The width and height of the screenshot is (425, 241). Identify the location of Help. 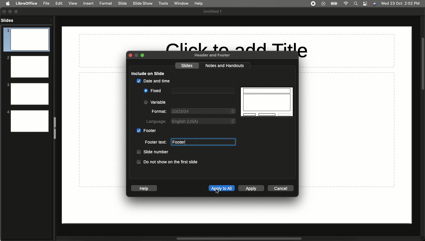
(143, 188).